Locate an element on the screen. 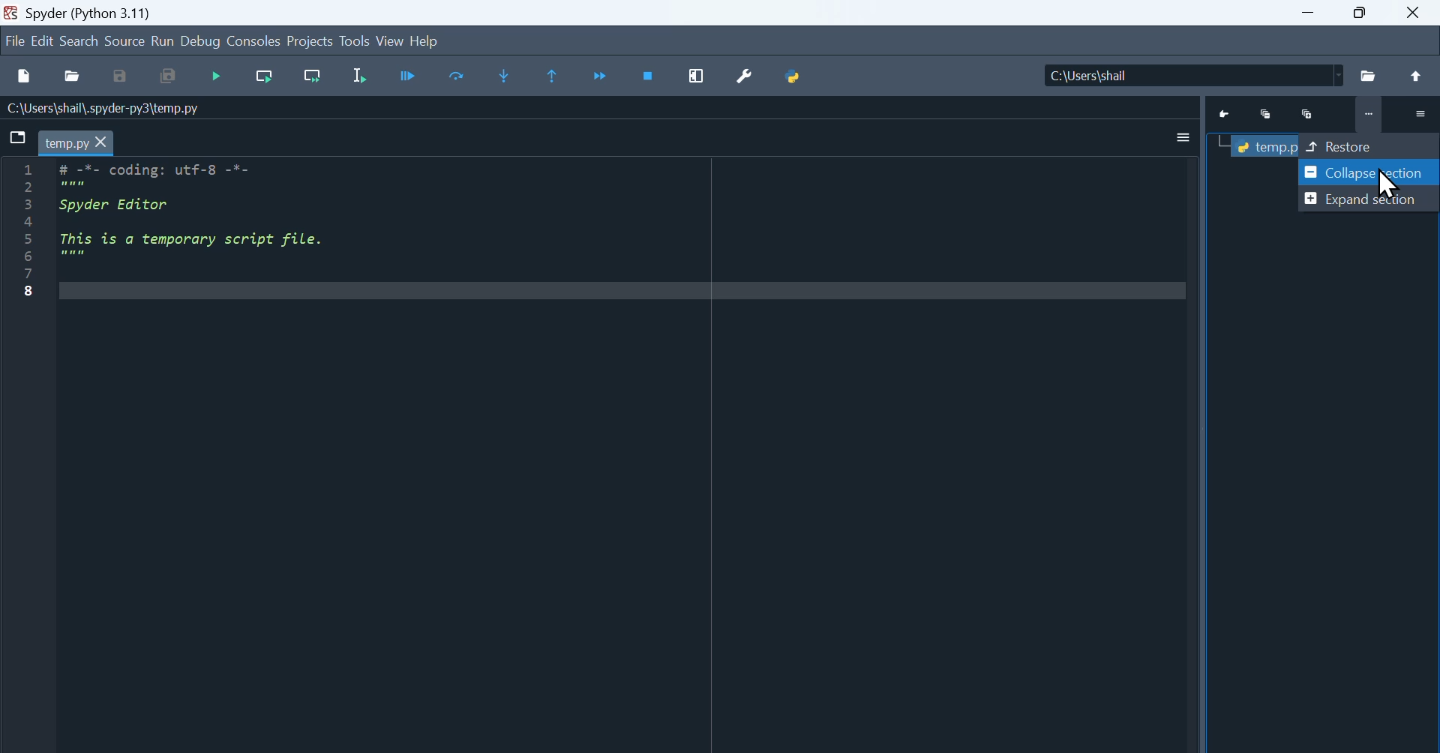 The width and height of the screenshot is (1440, 753). open file is located at coordinates (72, 76).